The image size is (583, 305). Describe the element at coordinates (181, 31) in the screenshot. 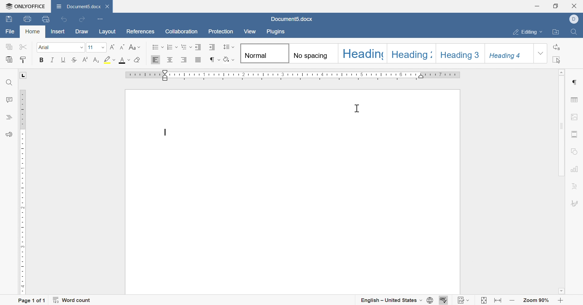

I see `collaboration` at that location.